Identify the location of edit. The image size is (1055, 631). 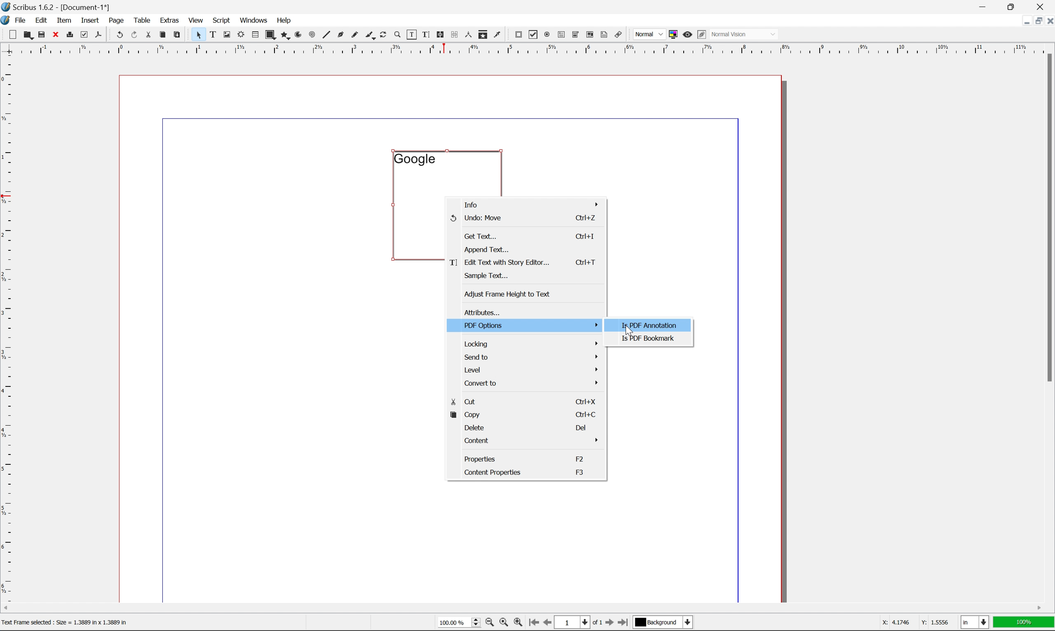
(42, 20).